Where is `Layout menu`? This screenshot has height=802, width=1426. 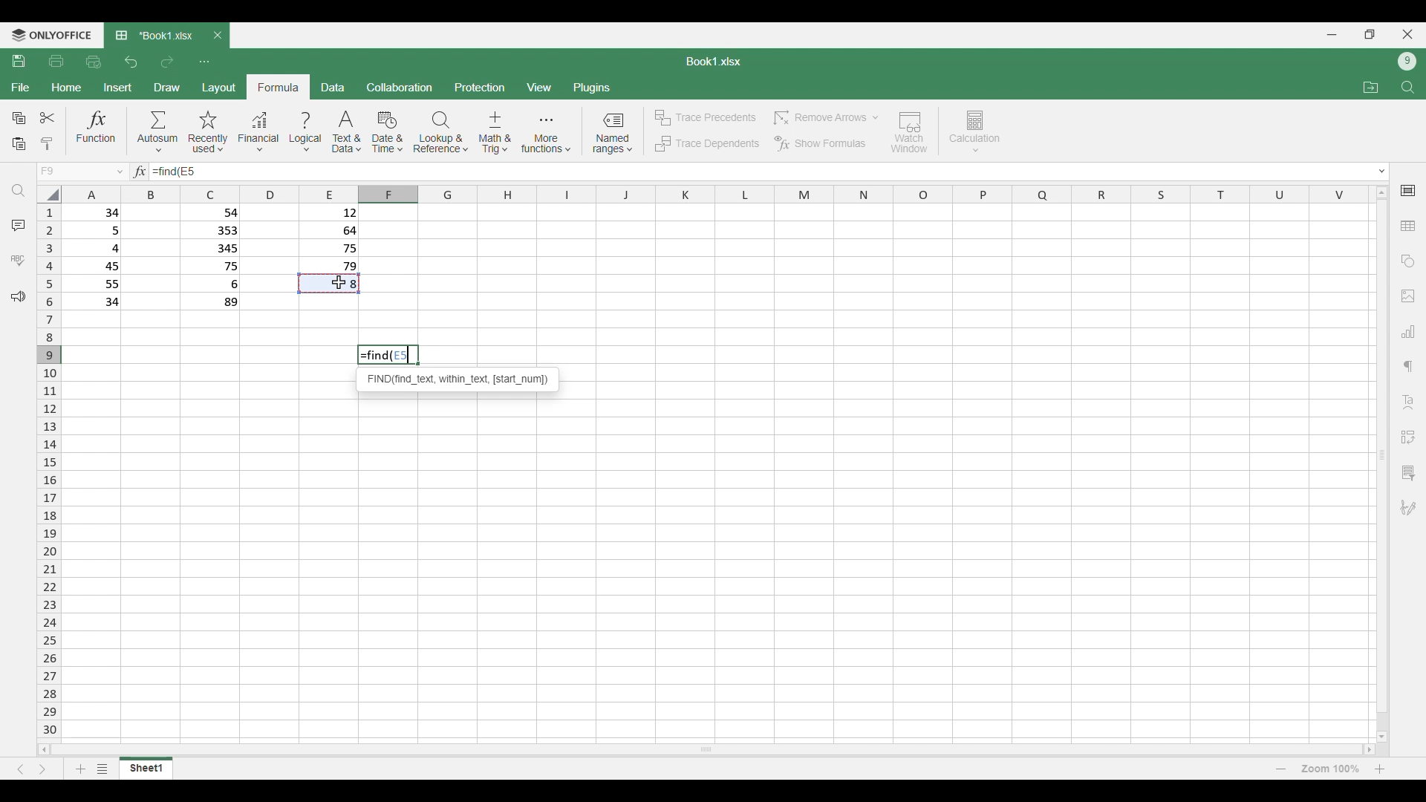 Layout menu is located at coordinates (219, 87).